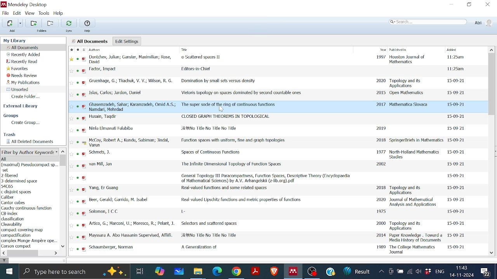 Image resolution: width=497 pixels, height=279 pixels. What do you see at coordinates (24, 123) in the screenshot?
I see `Create group` at bounding box center [24, 123].